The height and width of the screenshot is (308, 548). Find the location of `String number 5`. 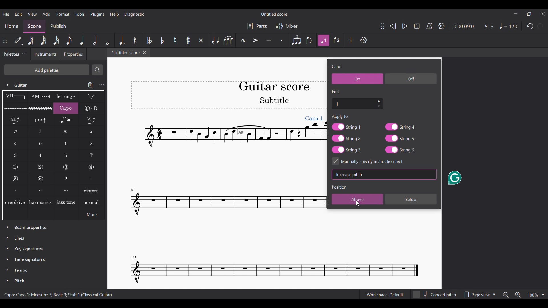

String number 5 is located at coordinates (15, 179).